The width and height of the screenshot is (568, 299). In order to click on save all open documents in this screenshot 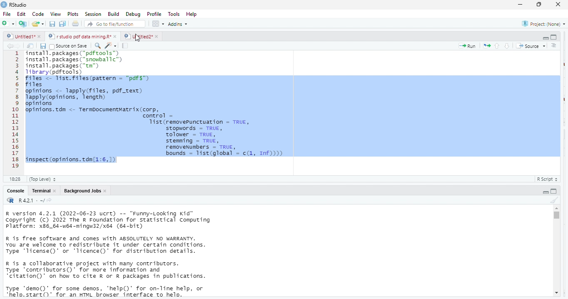, I will do `click(63, 24)`.